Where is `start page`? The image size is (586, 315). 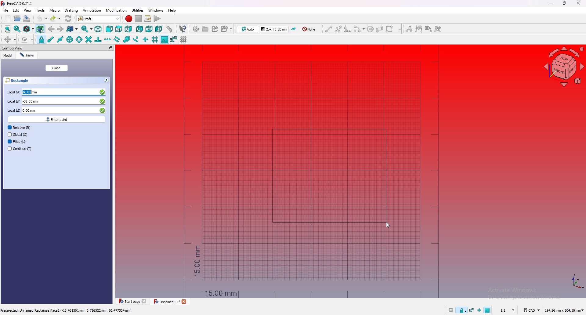 start page is located at coordinates (128, 301).